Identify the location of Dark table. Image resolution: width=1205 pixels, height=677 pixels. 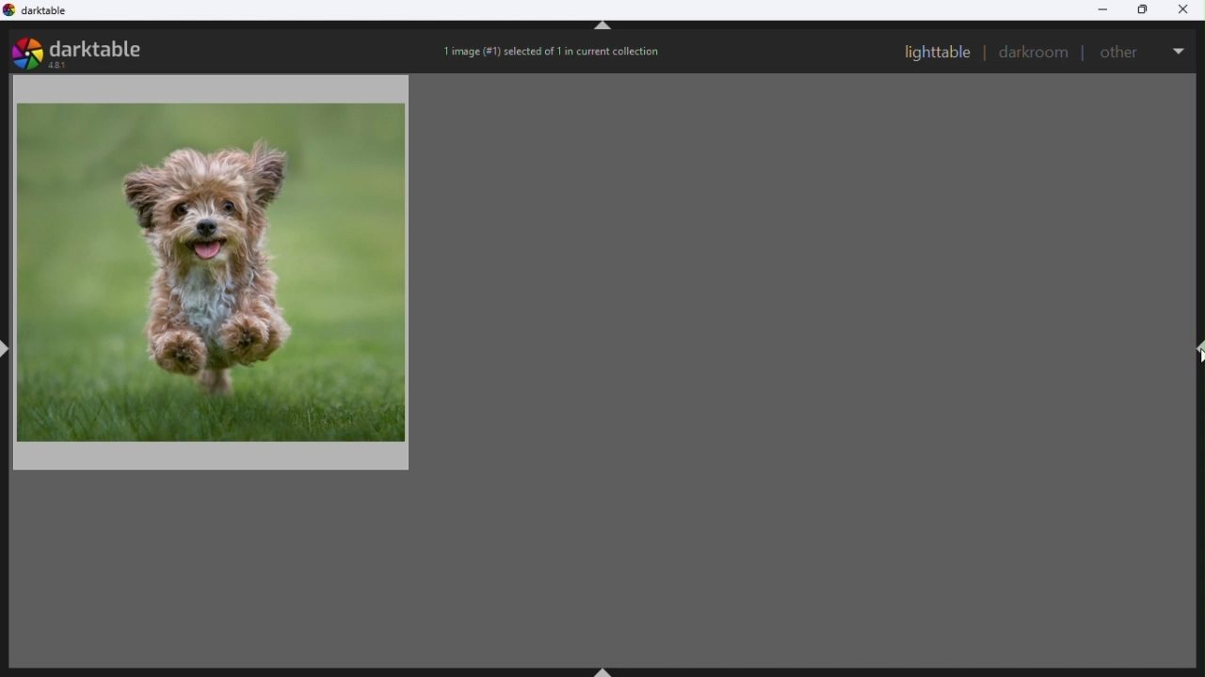
(47, 14).